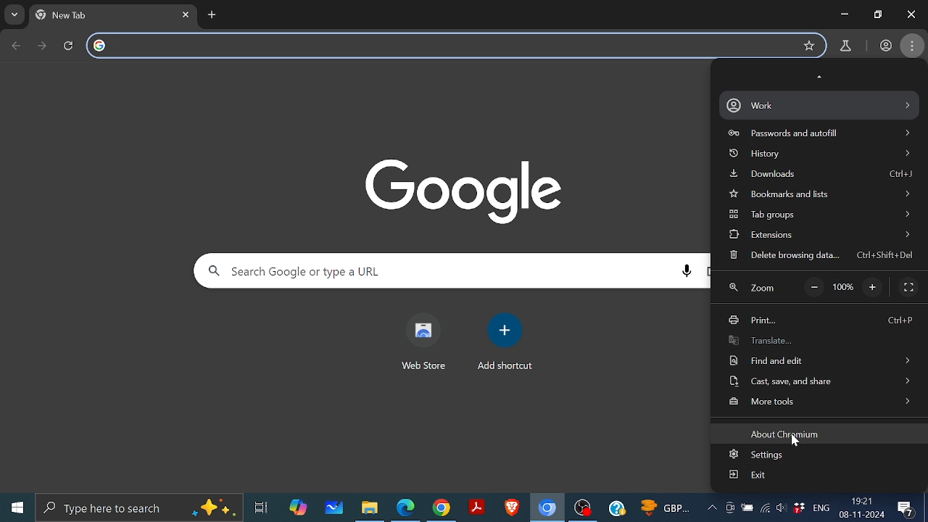 The height and width of the screenshot is (522, 928). What do you see at coordinates (816, 340) in the screenshot?
I see `Translate` at bounding box center [816, 340].